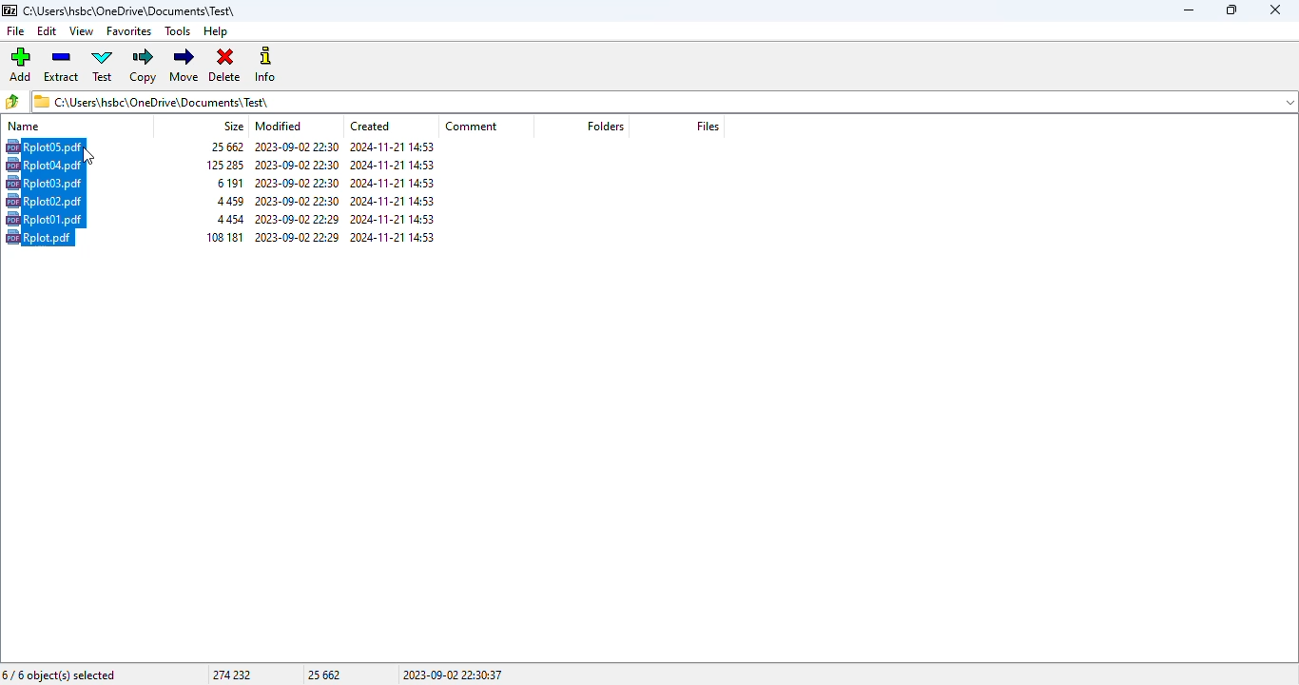  Describe the element at coordinates (297, 147) in the screenshot. I see `modified date and time` at that location.